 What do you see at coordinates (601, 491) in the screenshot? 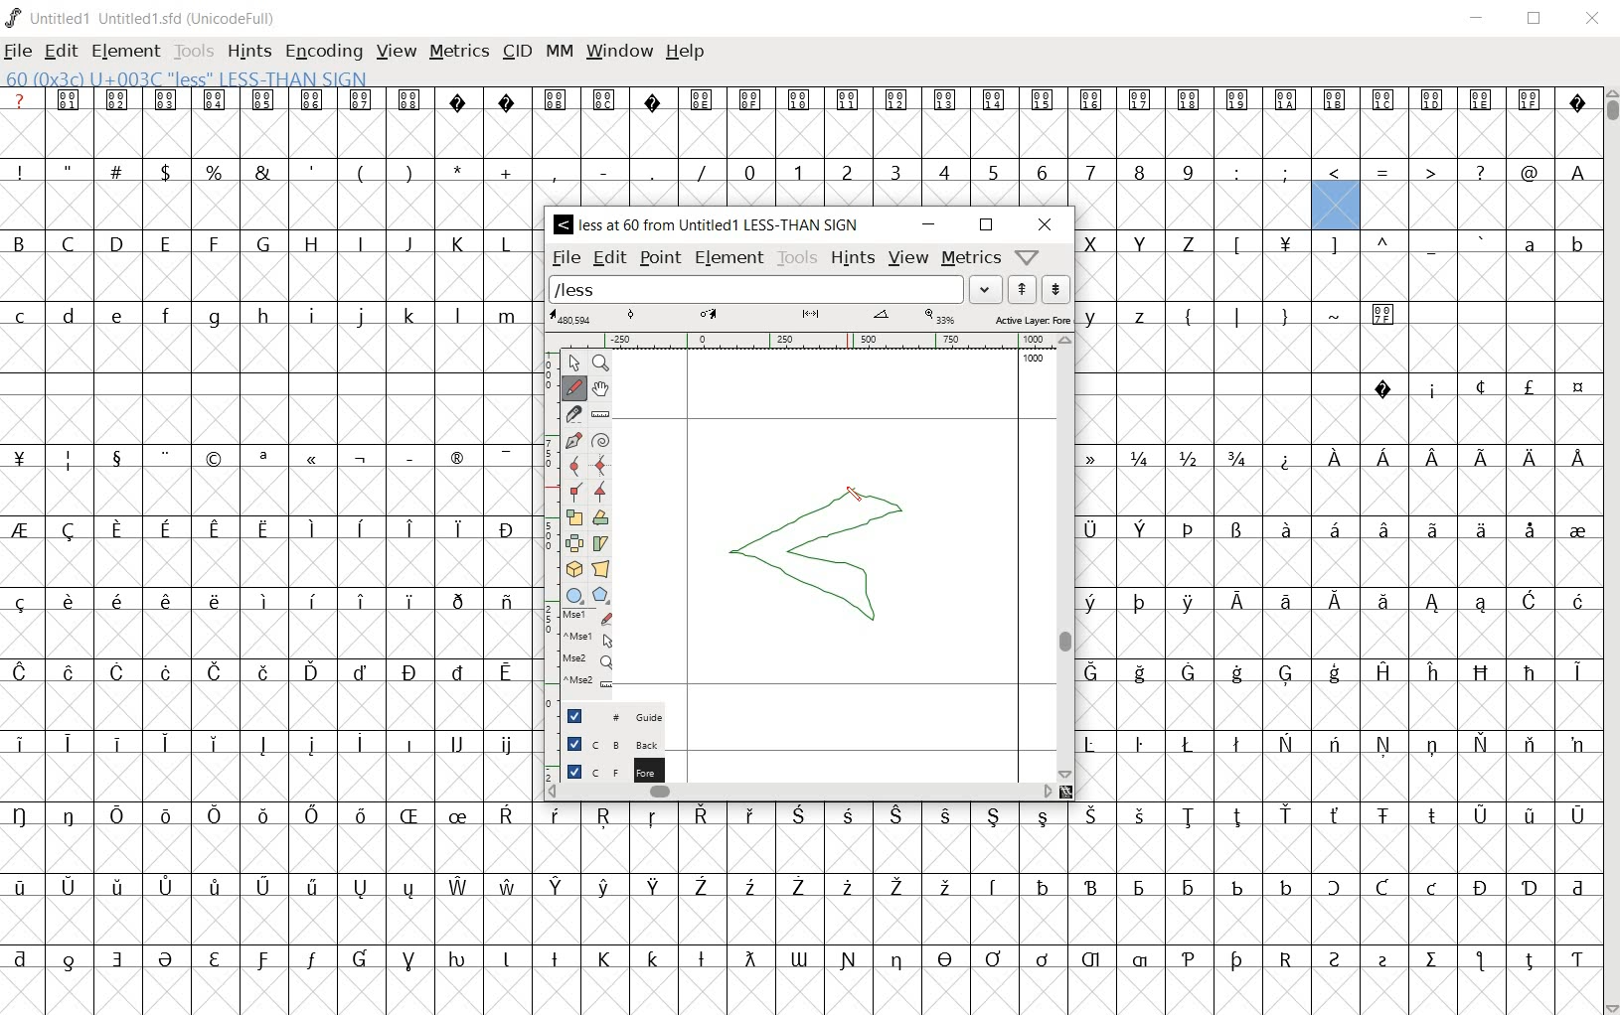
I see `Add a corner point` at bounding box center [601, 491].